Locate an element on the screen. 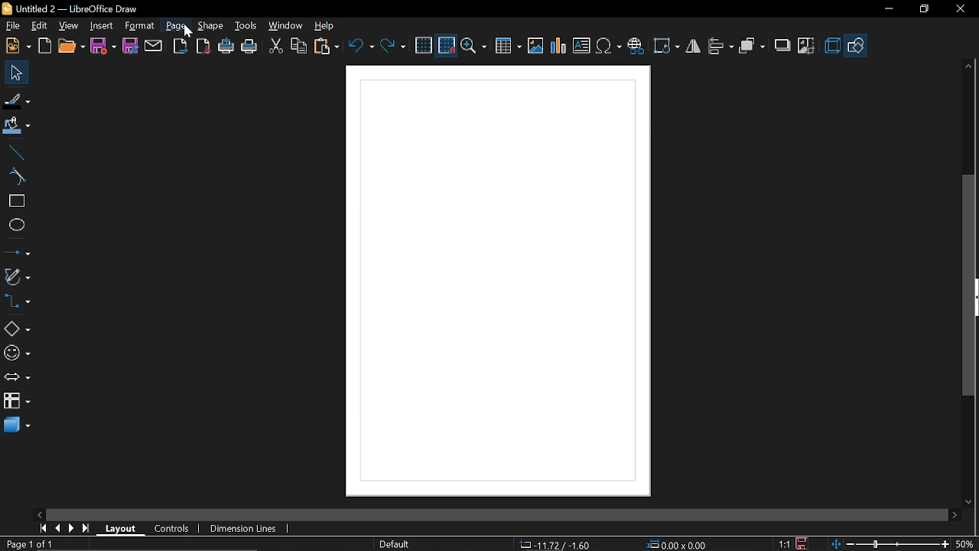  Crop is located at coordinates (806, 47).